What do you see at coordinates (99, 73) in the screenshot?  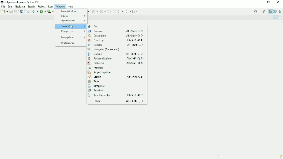 I see `Project Explorer` at bounding box center [99, 73].